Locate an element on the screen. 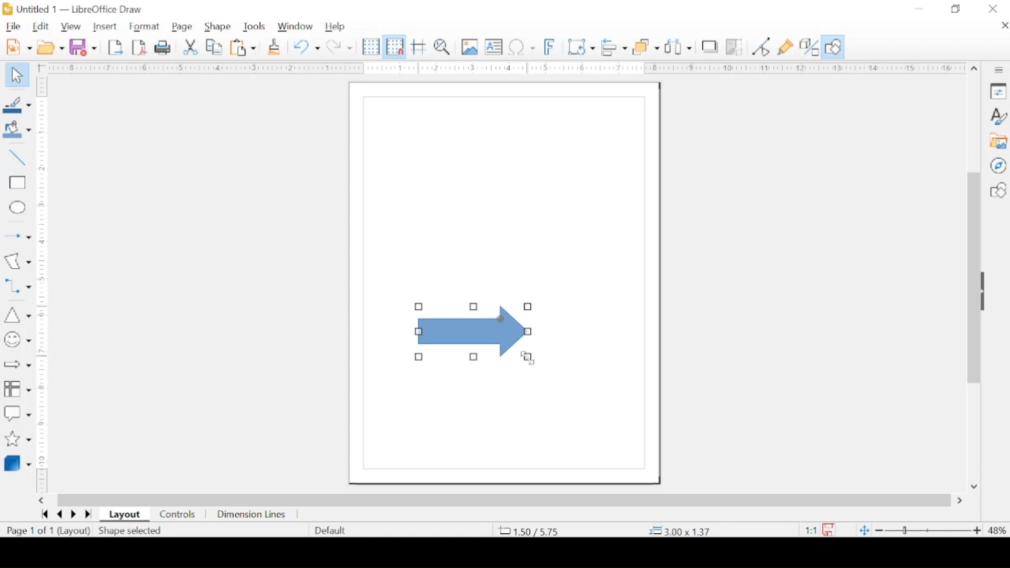 This screenshot has width=1010, height=568. resize handle is located at coordinates (529, 358).